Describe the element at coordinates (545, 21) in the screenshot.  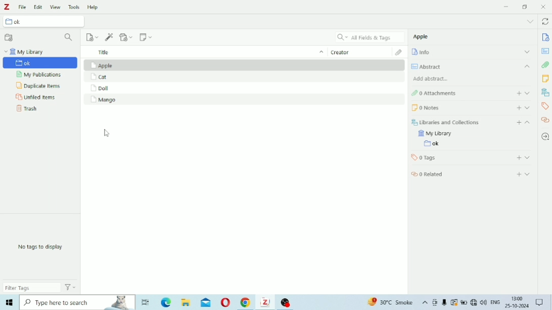
I see `Sync` at that location.